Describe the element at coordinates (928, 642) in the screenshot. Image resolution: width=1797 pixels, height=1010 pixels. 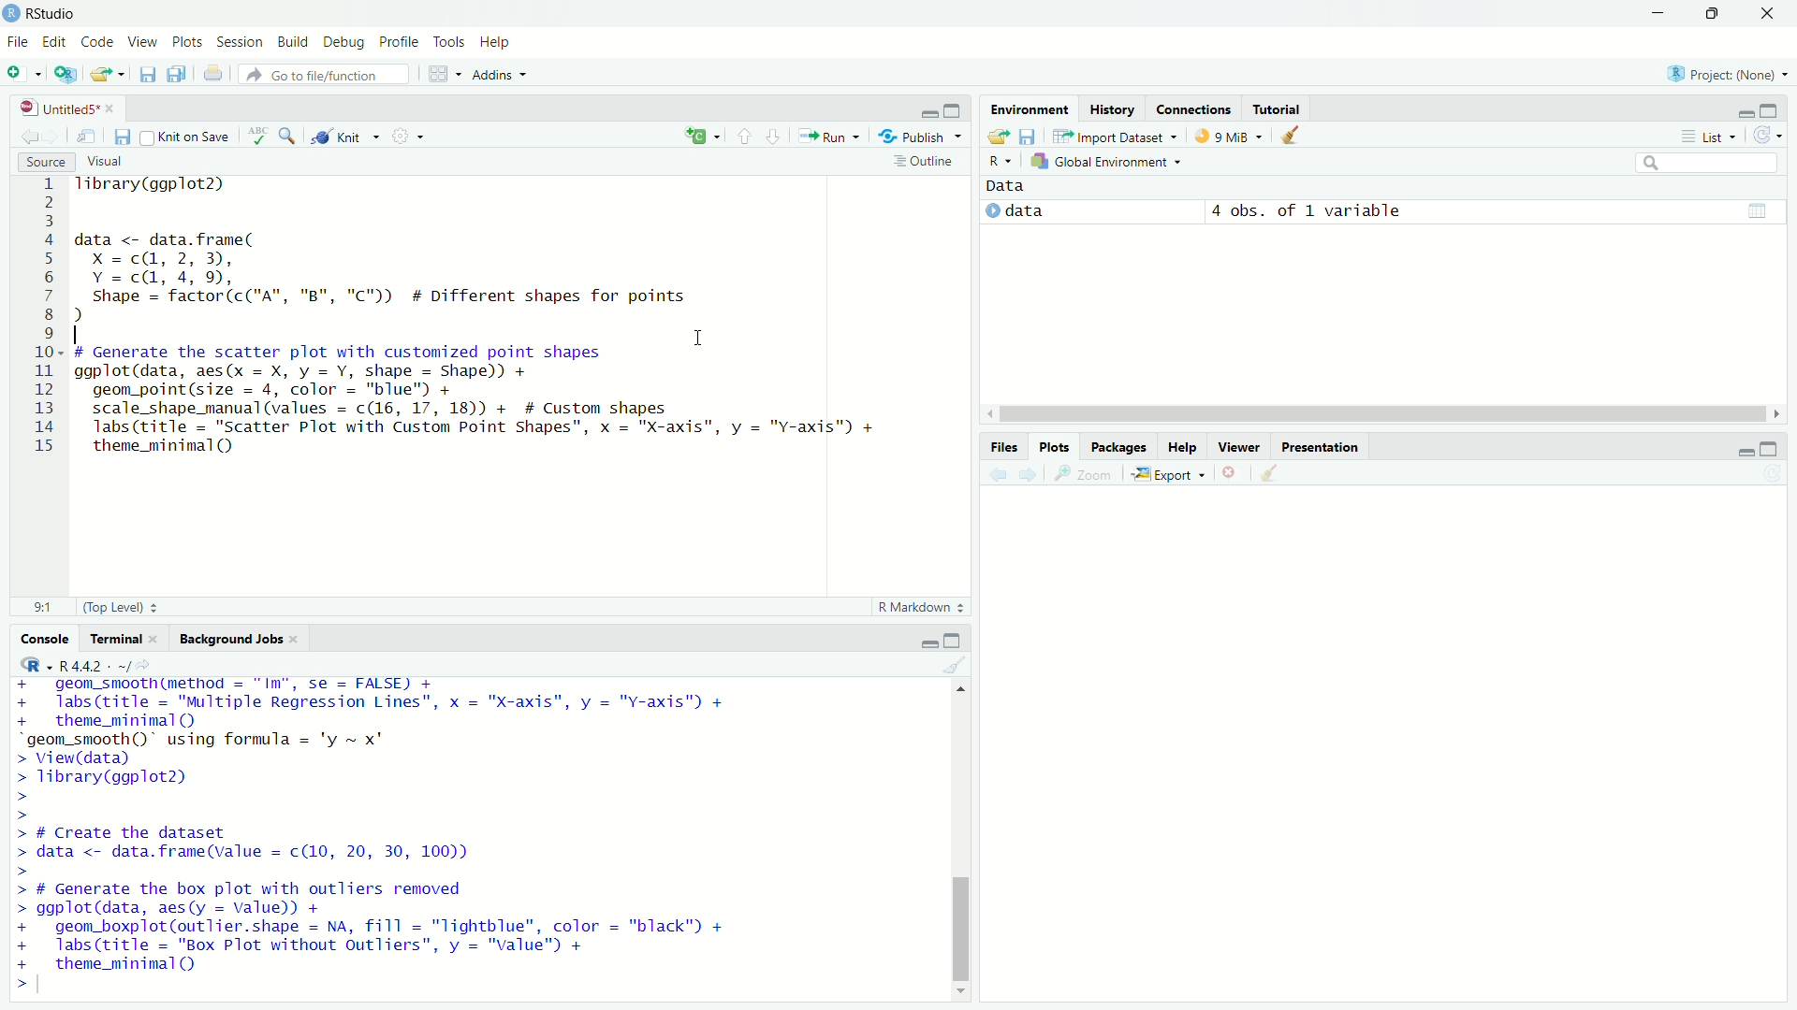
I see `minimize` at that location.